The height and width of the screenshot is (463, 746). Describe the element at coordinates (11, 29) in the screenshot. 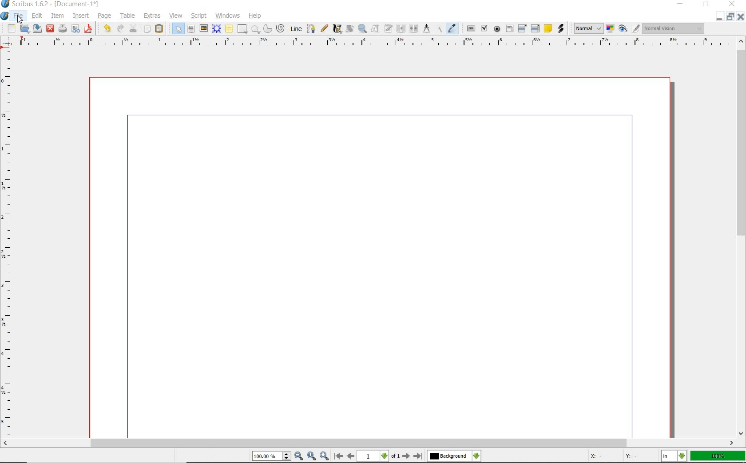

I see `new` at that location.